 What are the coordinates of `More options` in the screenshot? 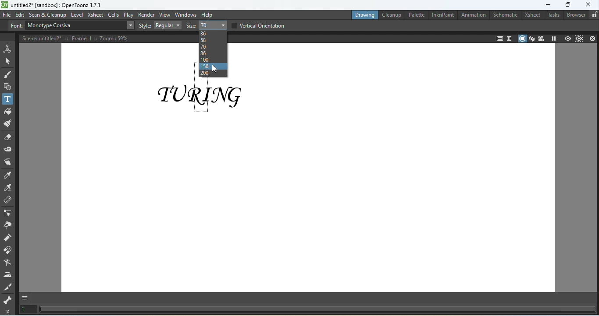 It's located at (8, 311).